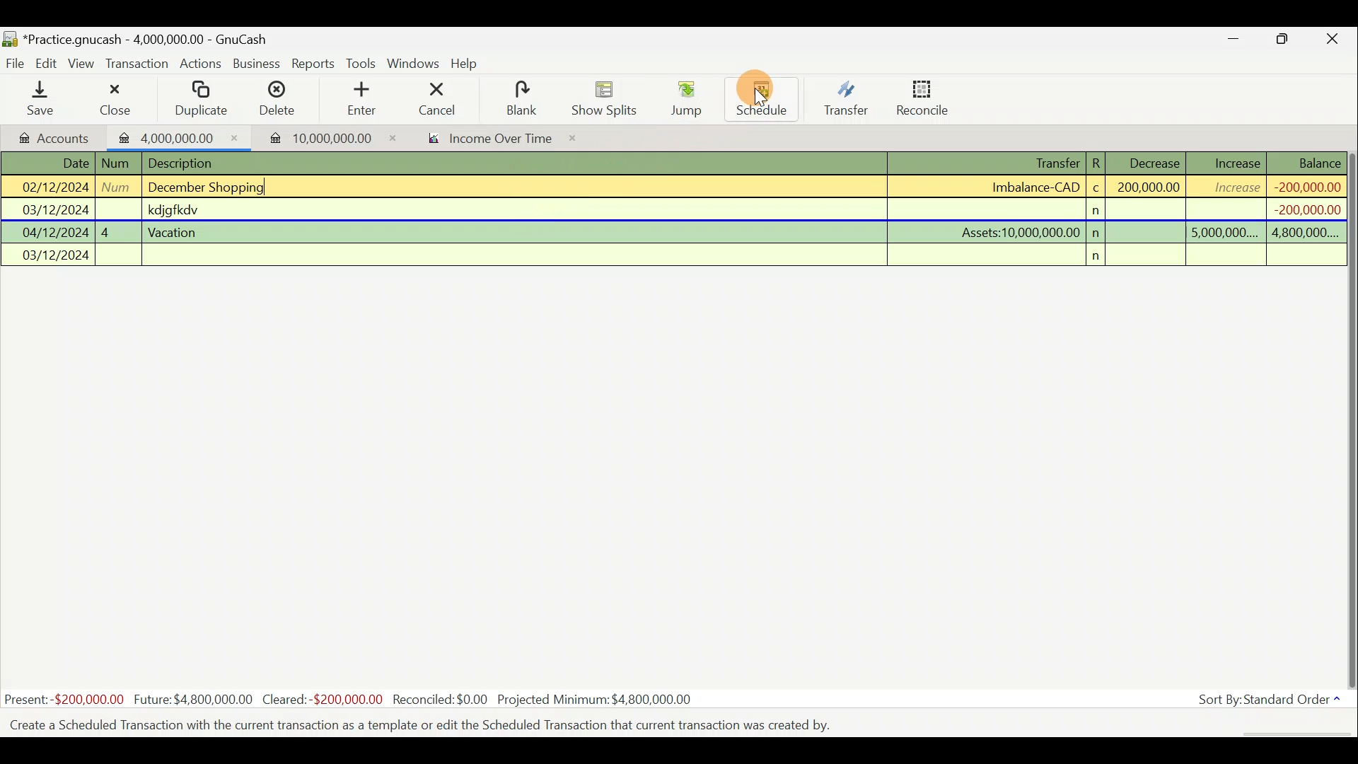 This screenshot has width=1358, height=764. I want to click on Close, so click(114, 99).